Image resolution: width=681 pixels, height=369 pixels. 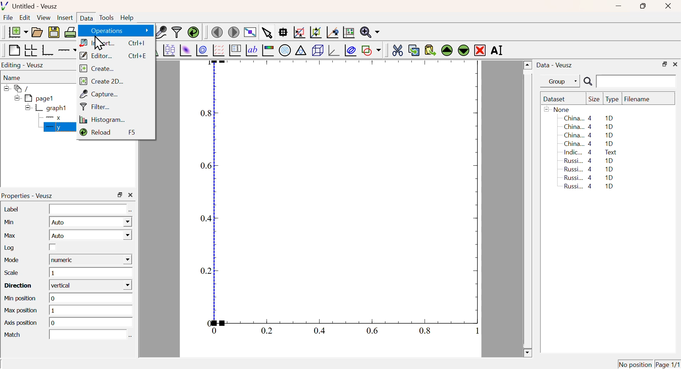 I want to click on Minimize, so click(x=619, y=6).